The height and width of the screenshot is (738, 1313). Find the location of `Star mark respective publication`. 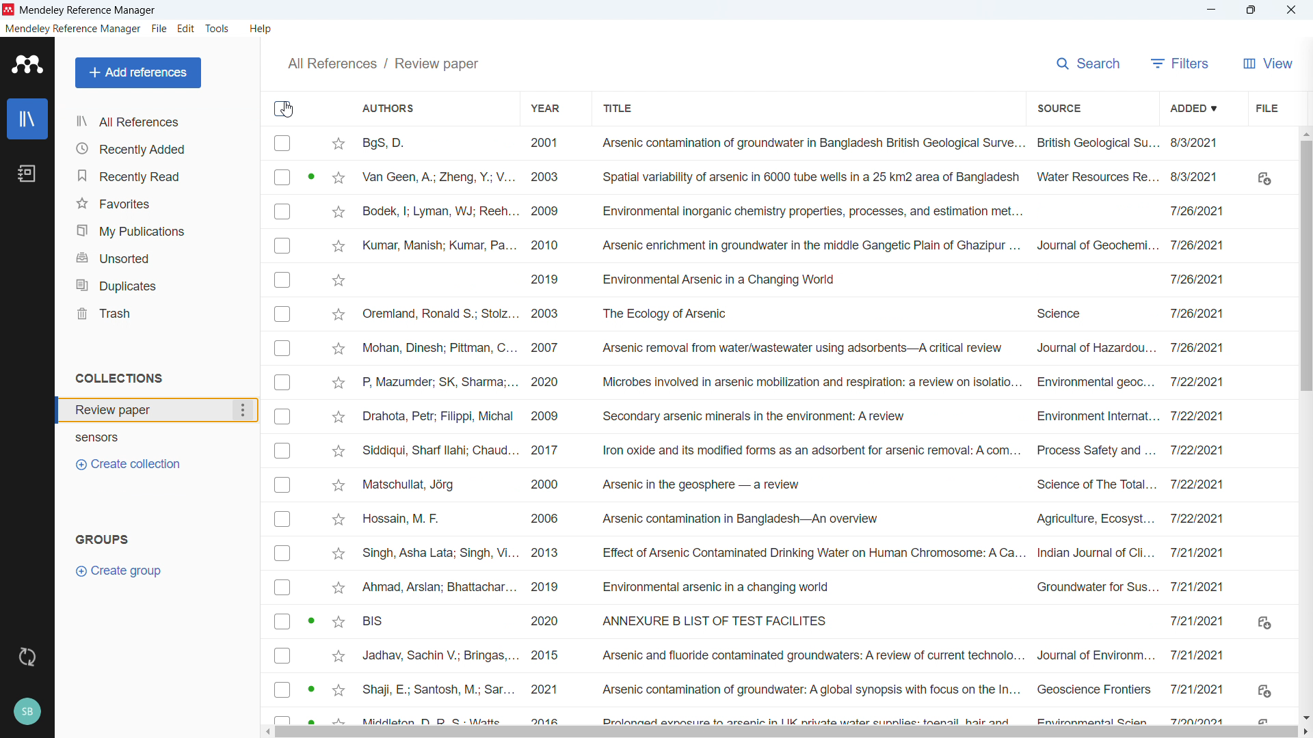

Star mark respective publication is located at coordinates (339, 417).